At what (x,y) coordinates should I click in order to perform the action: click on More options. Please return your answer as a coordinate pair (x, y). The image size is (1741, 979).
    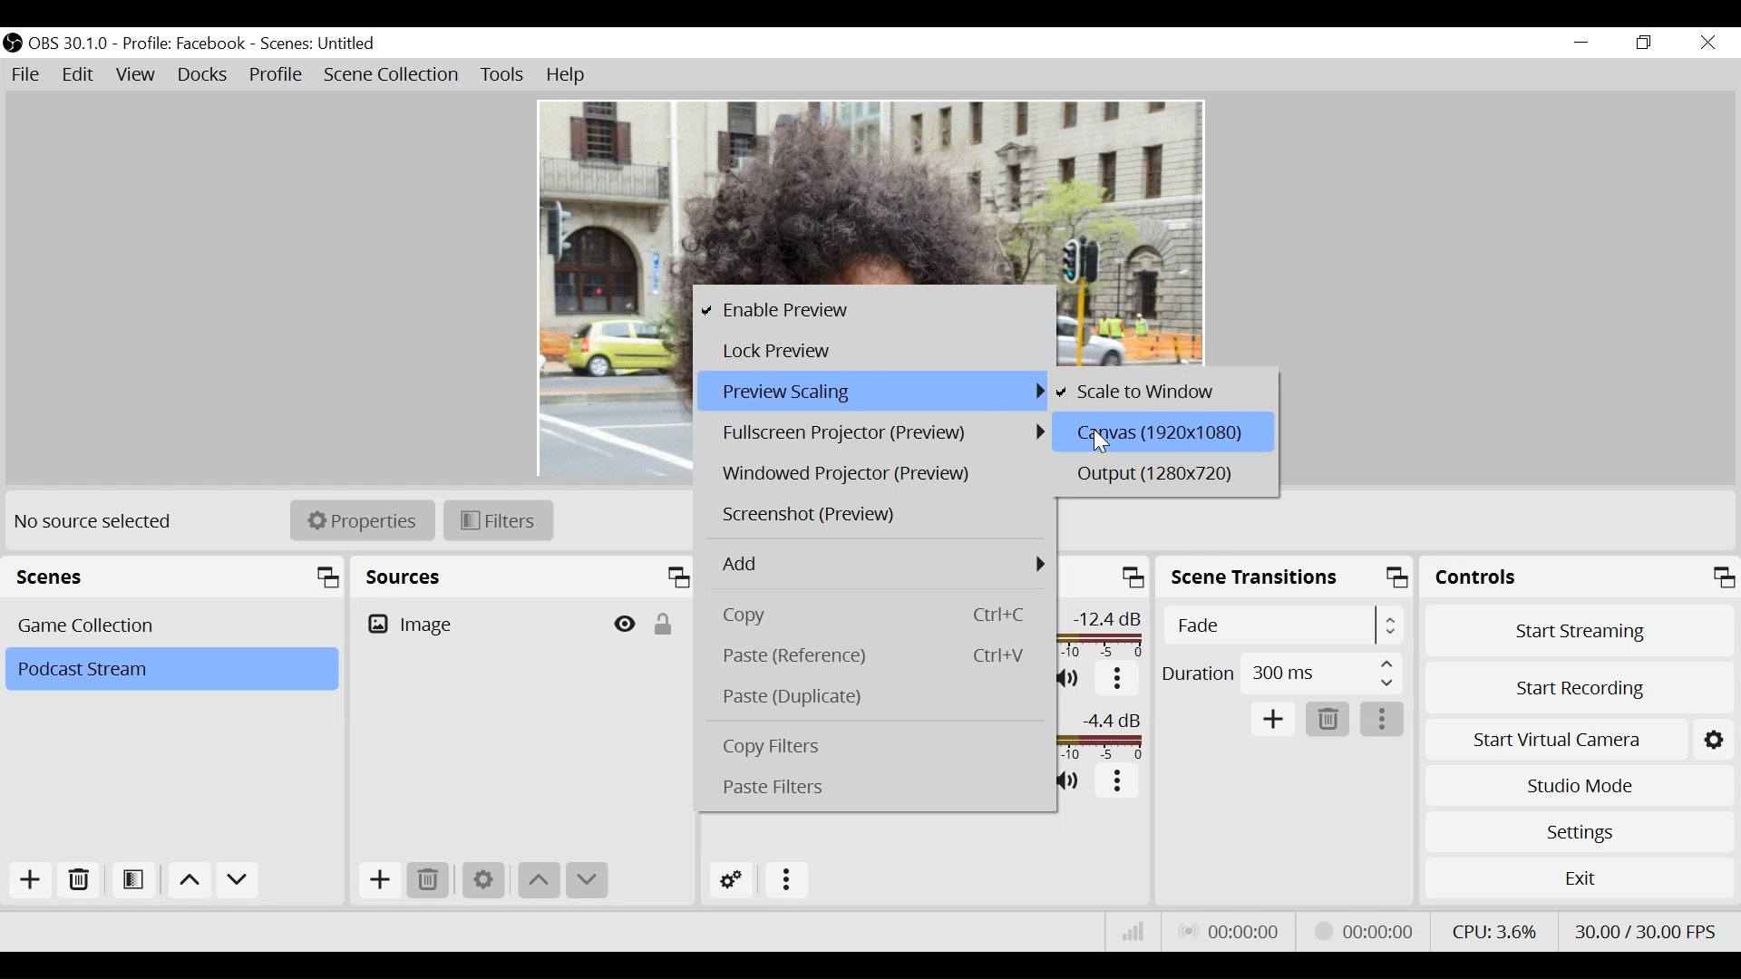
    Looking at the image, I should click on (1385, 719).